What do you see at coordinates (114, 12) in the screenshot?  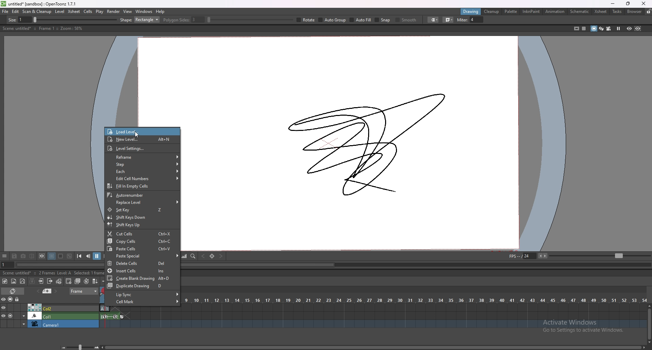 I see `render` at bounding box center [114, 12].